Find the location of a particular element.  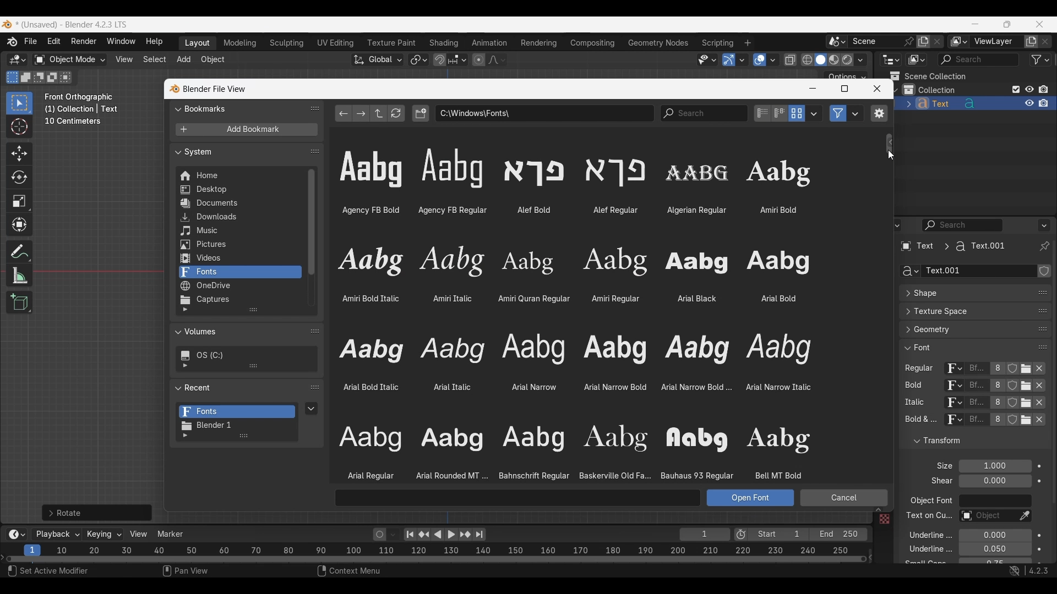

pan view is located at coordinates (198, 572).